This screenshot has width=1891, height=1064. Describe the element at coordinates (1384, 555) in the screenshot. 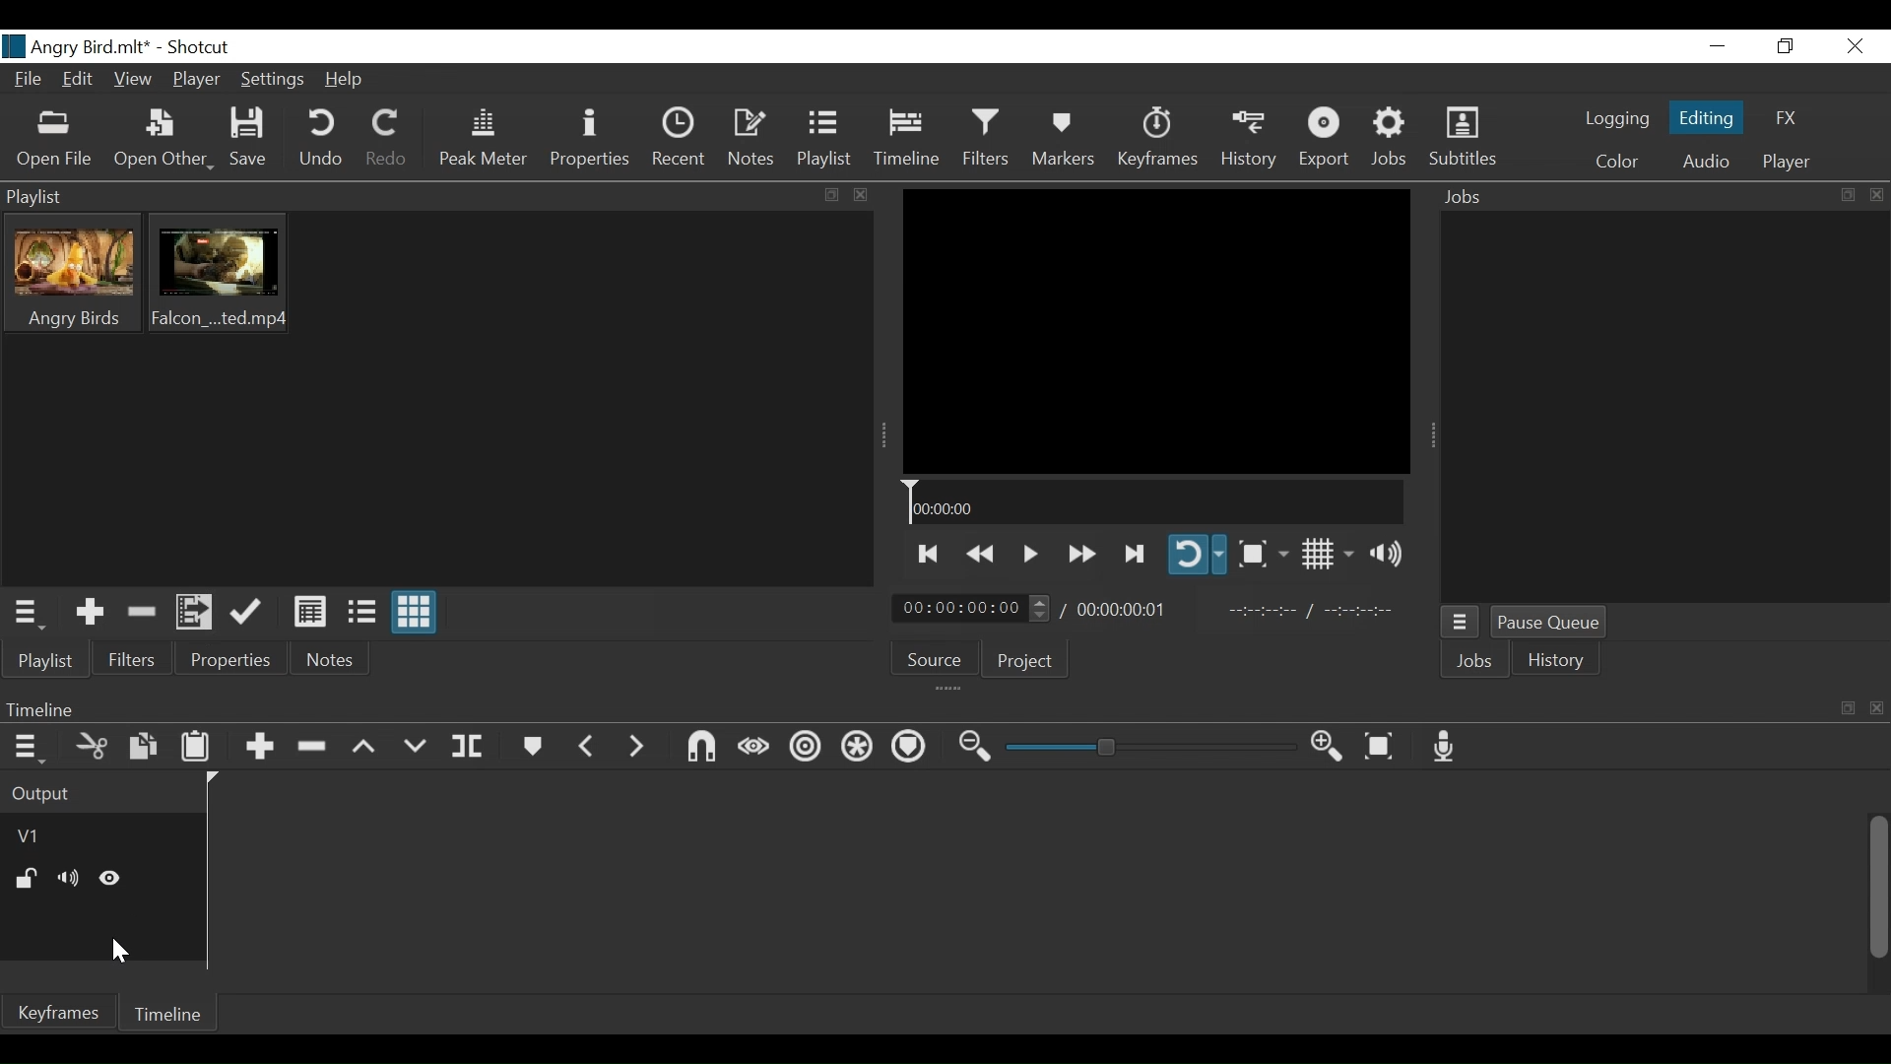

I see `Show volume control` at that location.